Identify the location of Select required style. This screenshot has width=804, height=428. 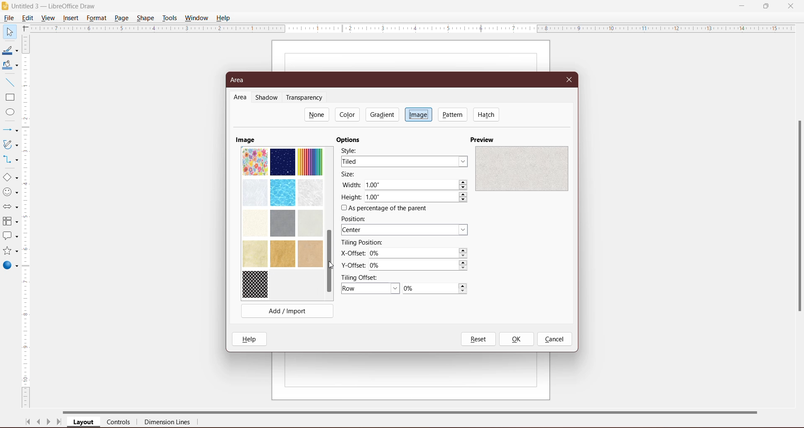
(404, 161).